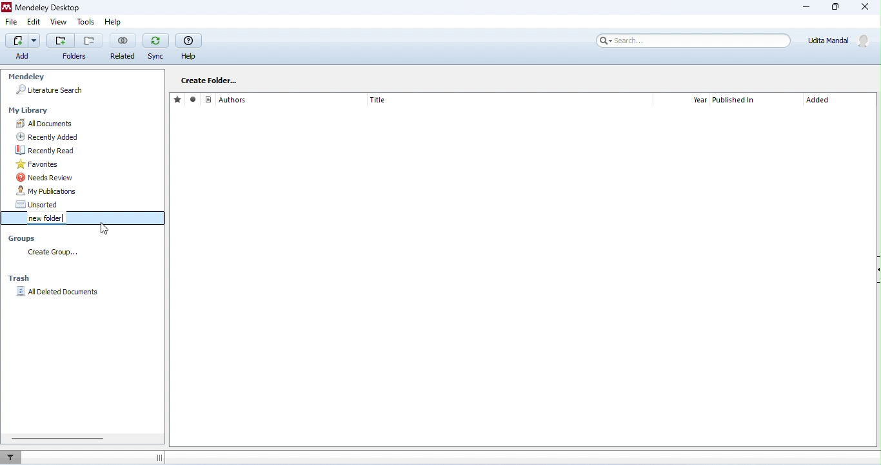  Describe the element at coordinates (378, 100) in the screenshot. I see `title` at that location.